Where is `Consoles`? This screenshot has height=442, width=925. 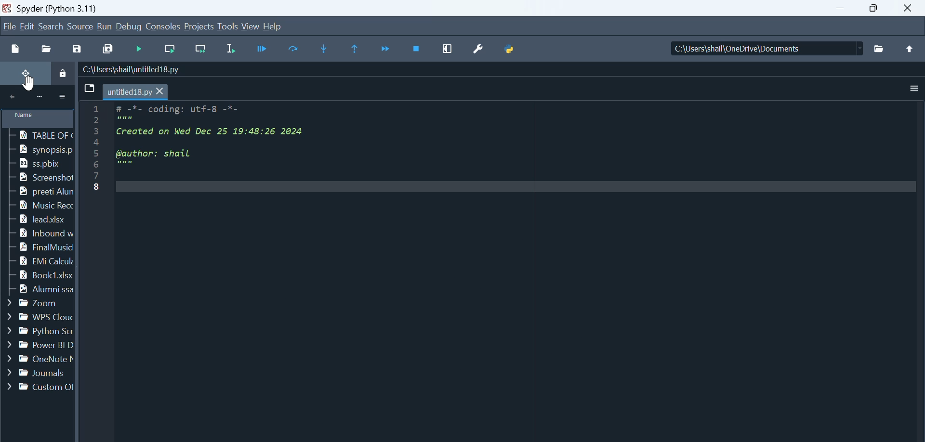 Consoles is located at coordinates (164, 26).